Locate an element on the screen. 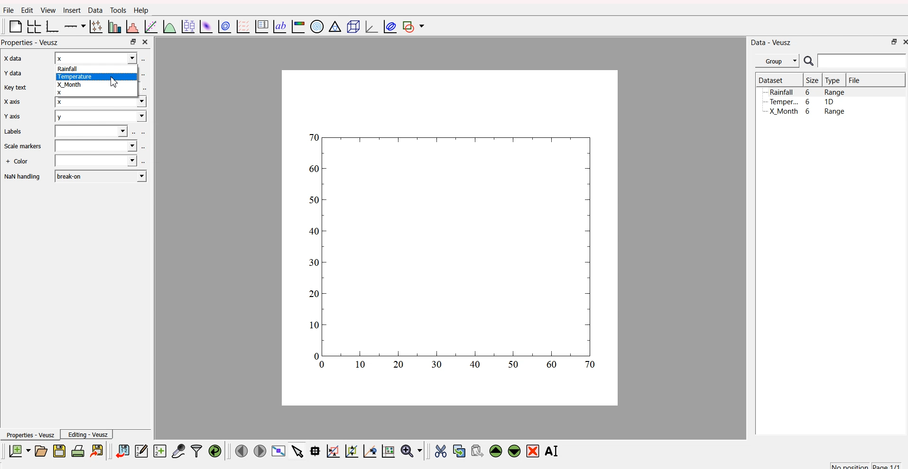 This screenshot has height=469, width=908. Data - Veusz is located at coordinates (772, 42).